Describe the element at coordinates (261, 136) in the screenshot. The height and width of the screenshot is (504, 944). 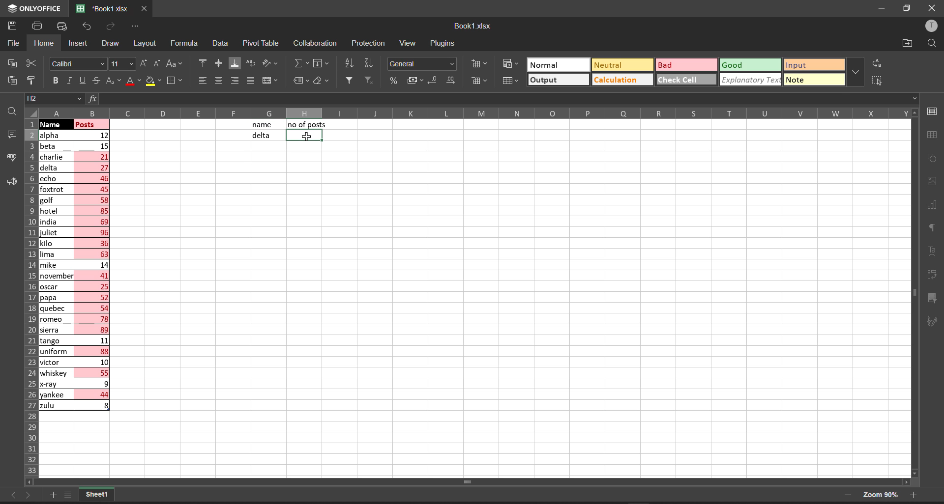
I see `delta` at that location.